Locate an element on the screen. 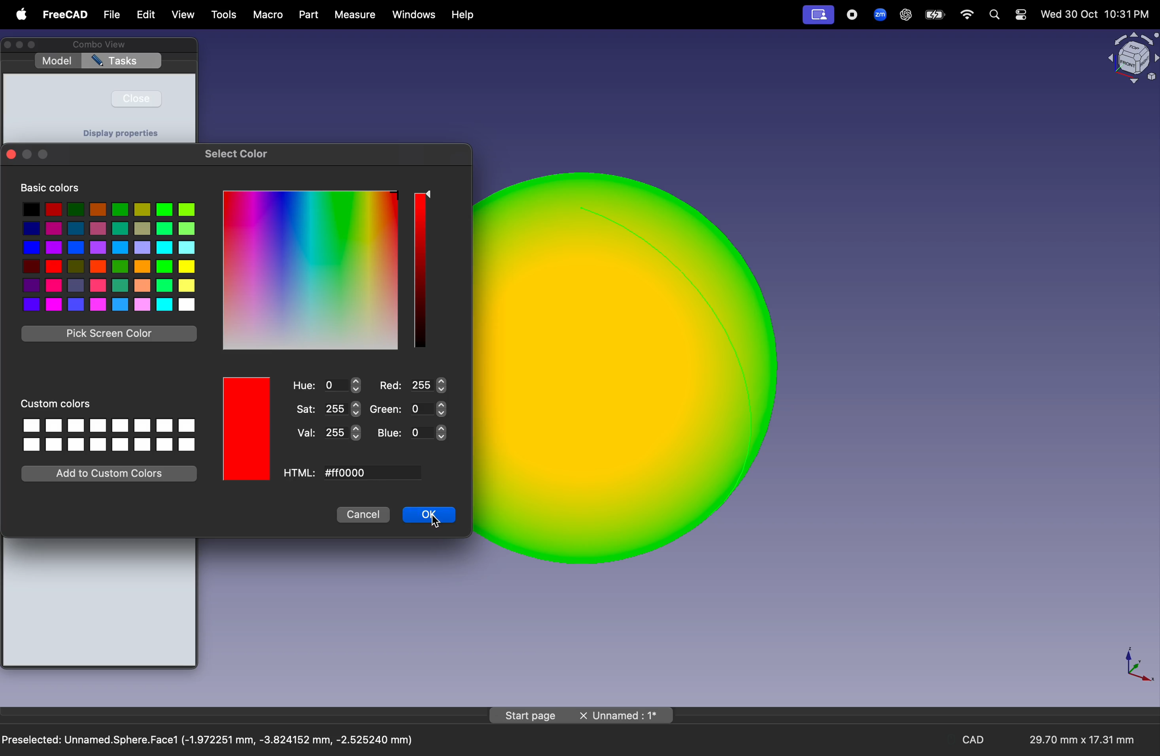 The width and height of the screenshot is (1160, 756). zoom is located at coordinates (877, 14).